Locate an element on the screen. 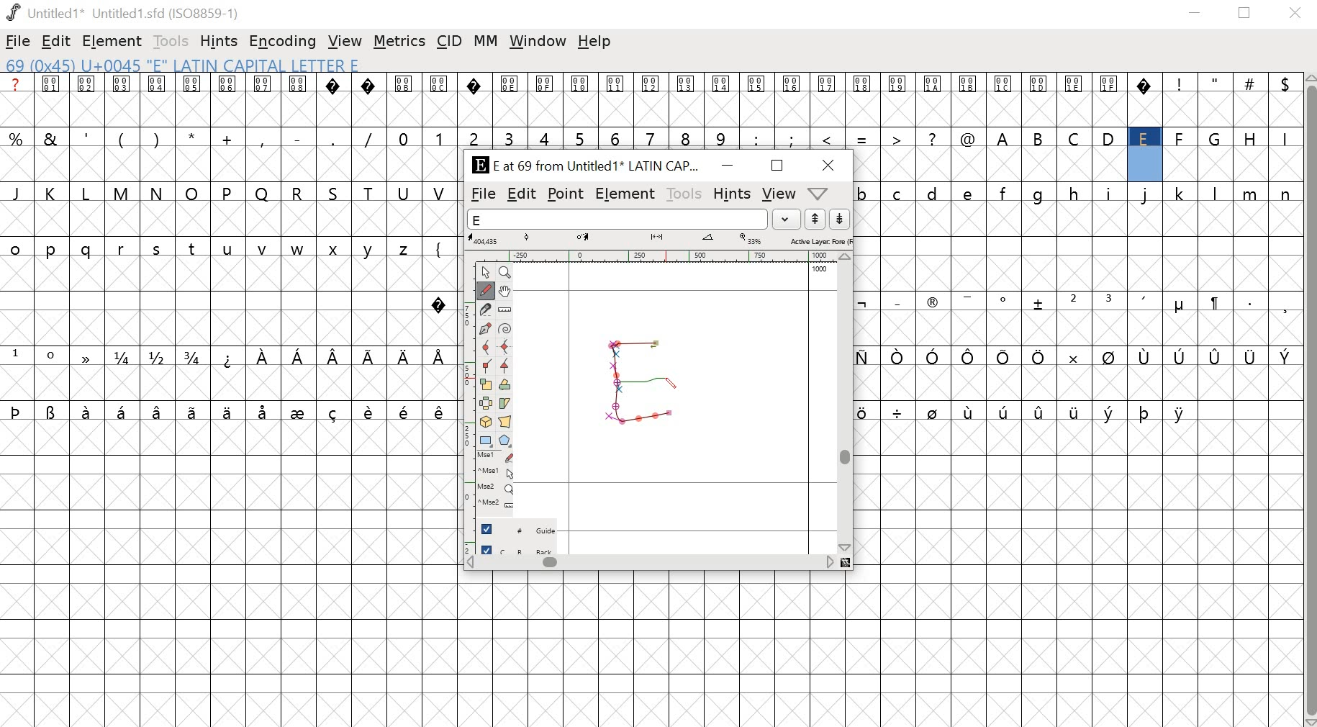  guide layer is located at coordinates (517, 532).